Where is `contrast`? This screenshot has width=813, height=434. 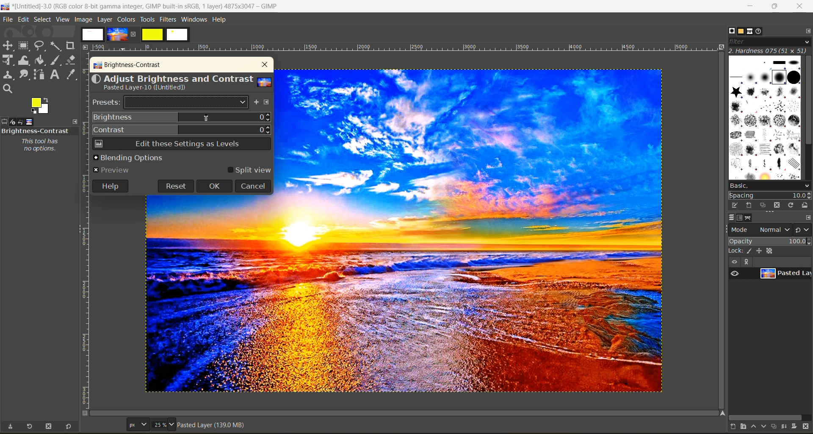
contrast is located at coordinates (182, 130).